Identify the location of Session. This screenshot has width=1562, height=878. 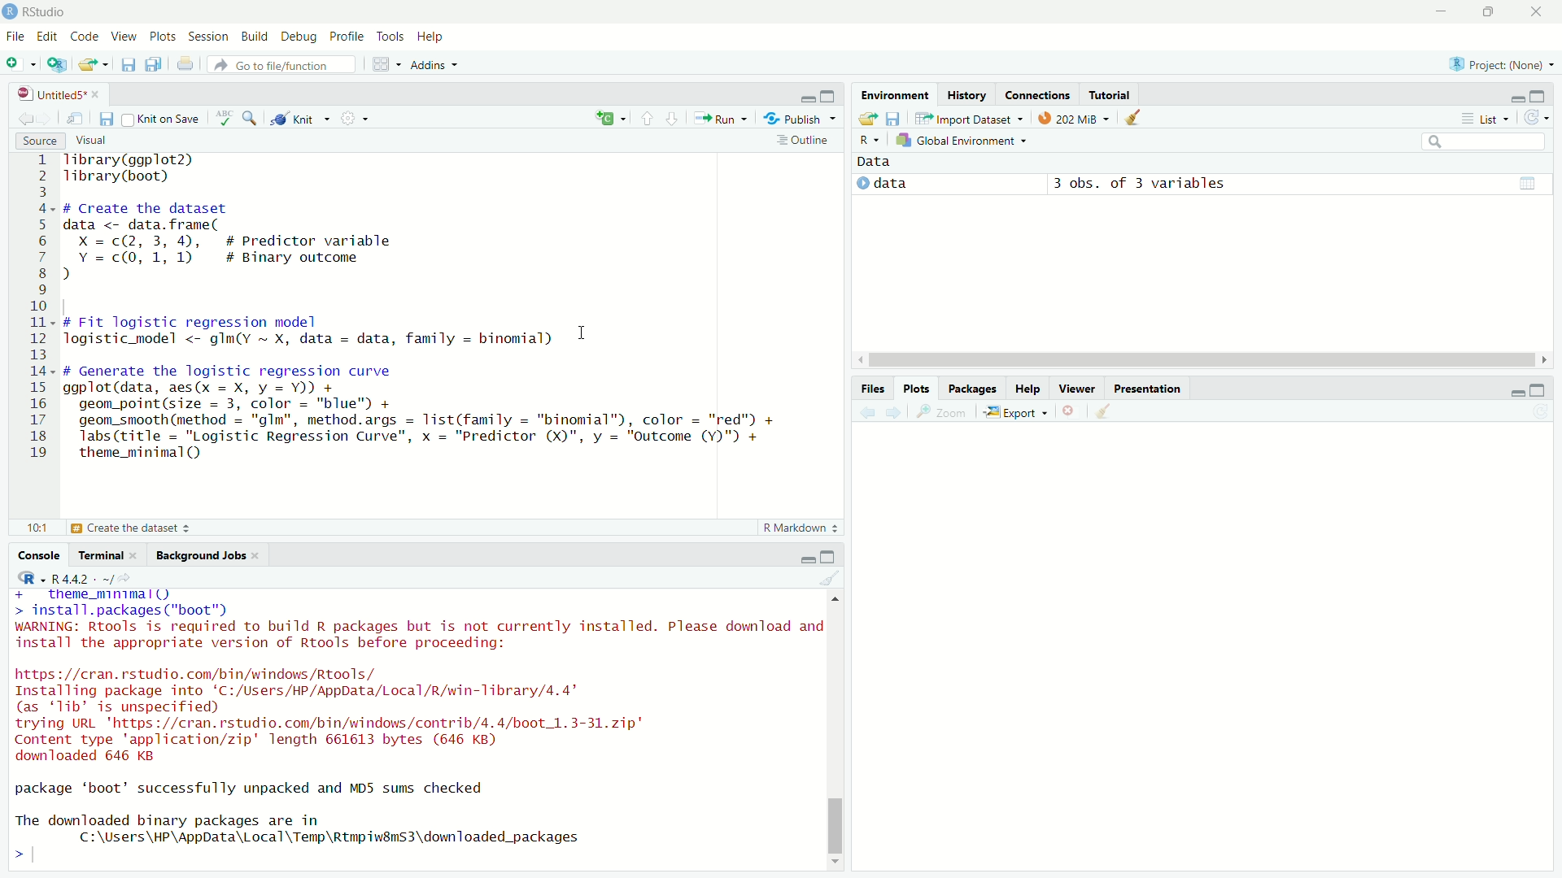
(209, 37).